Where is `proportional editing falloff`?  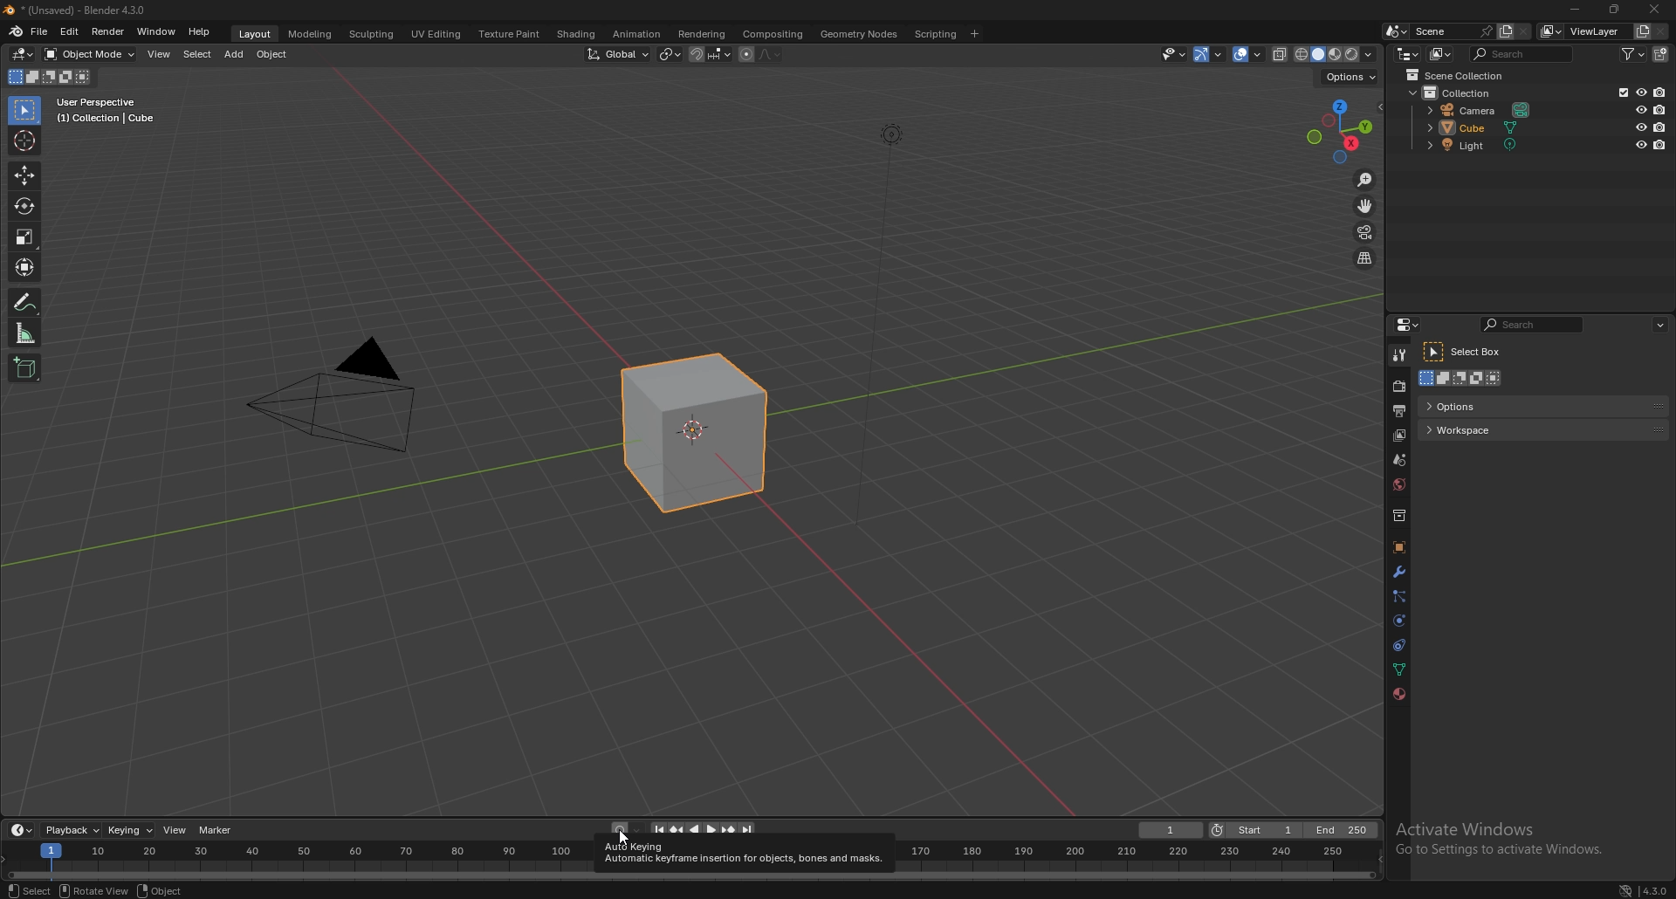 proportional editing falloff is located at coordinates (769, 54).